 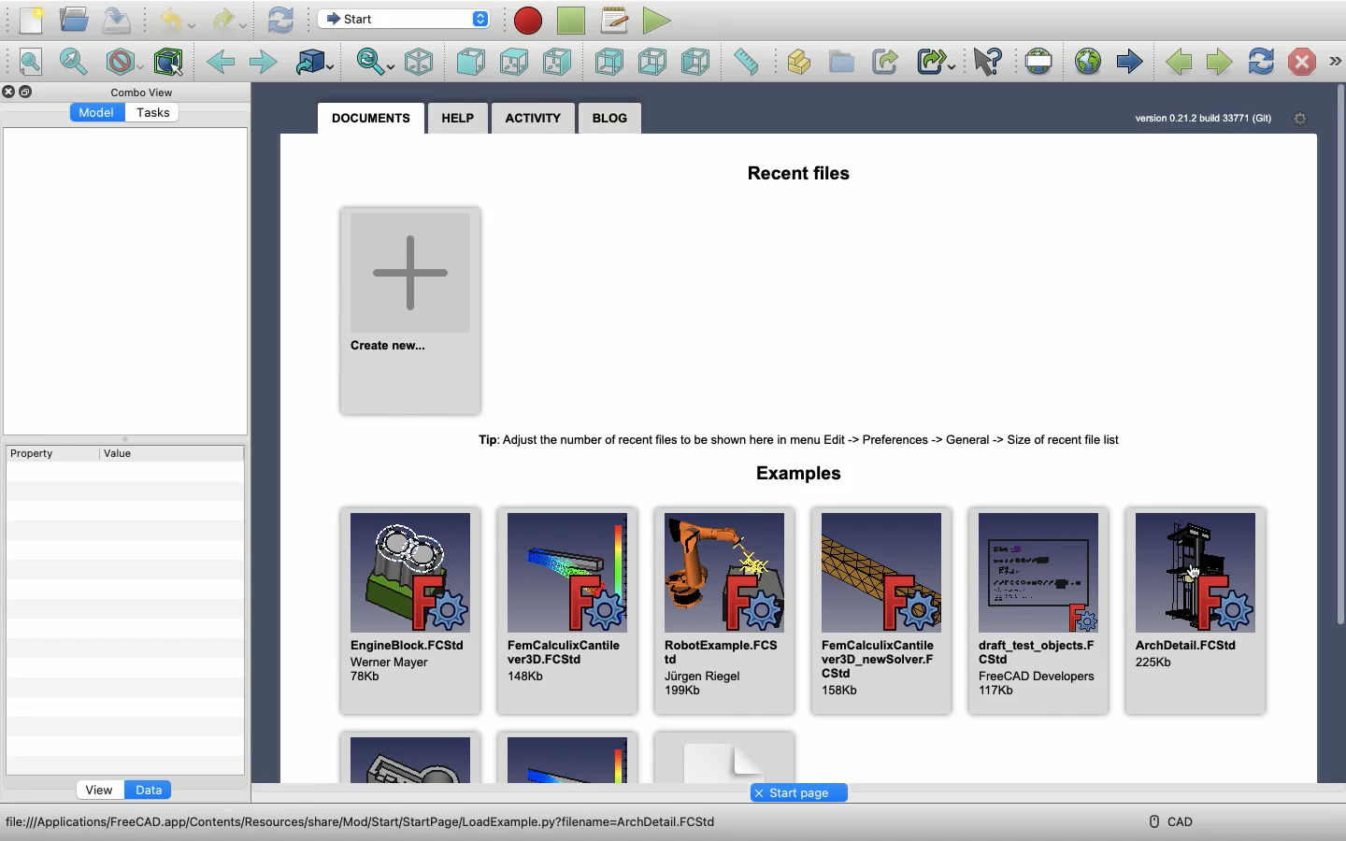 What do you see at coordinates (30, 454) in the screenshot?
I see `Property` at bounding box center [30, 454].